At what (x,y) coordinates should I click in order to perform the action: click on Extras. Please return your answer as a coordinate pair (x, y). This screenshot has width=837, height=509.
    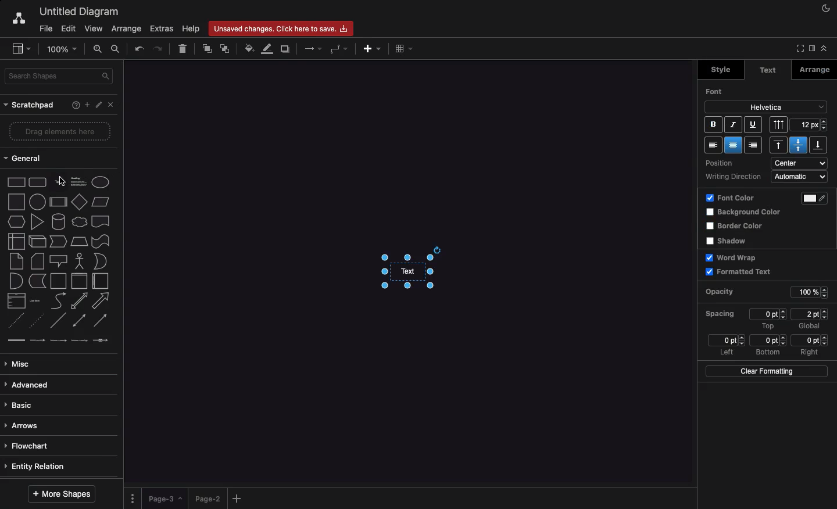
    Looking at the image, I should click on (162, 28).